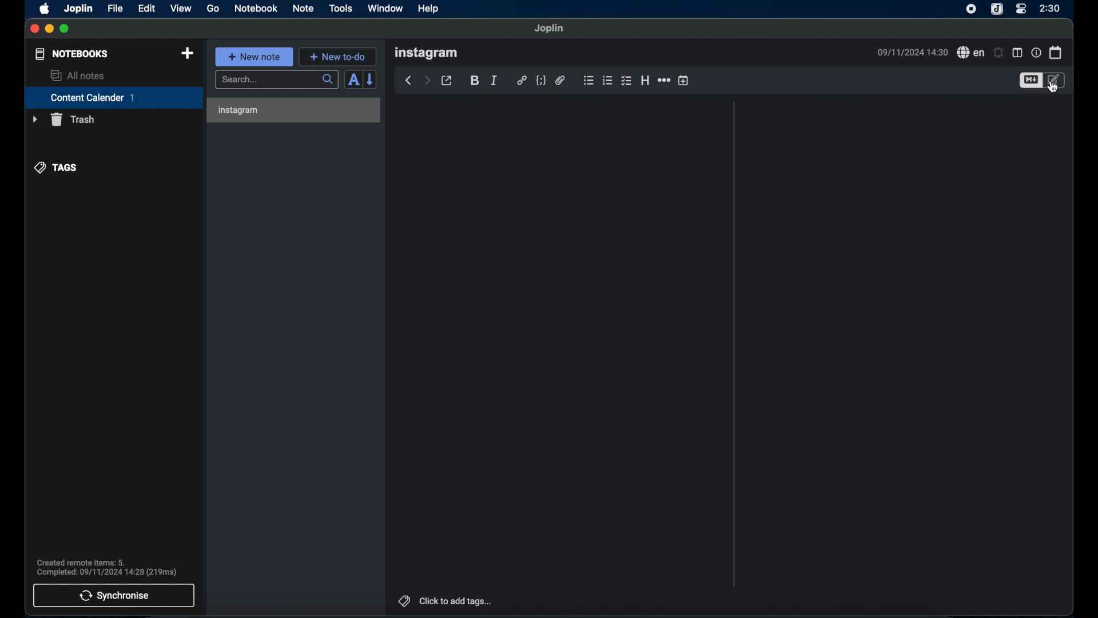  I want to click on Created remote items: 5.
‘Completed: 09/11/2024 14:28 (219ms), so click(106, 564).